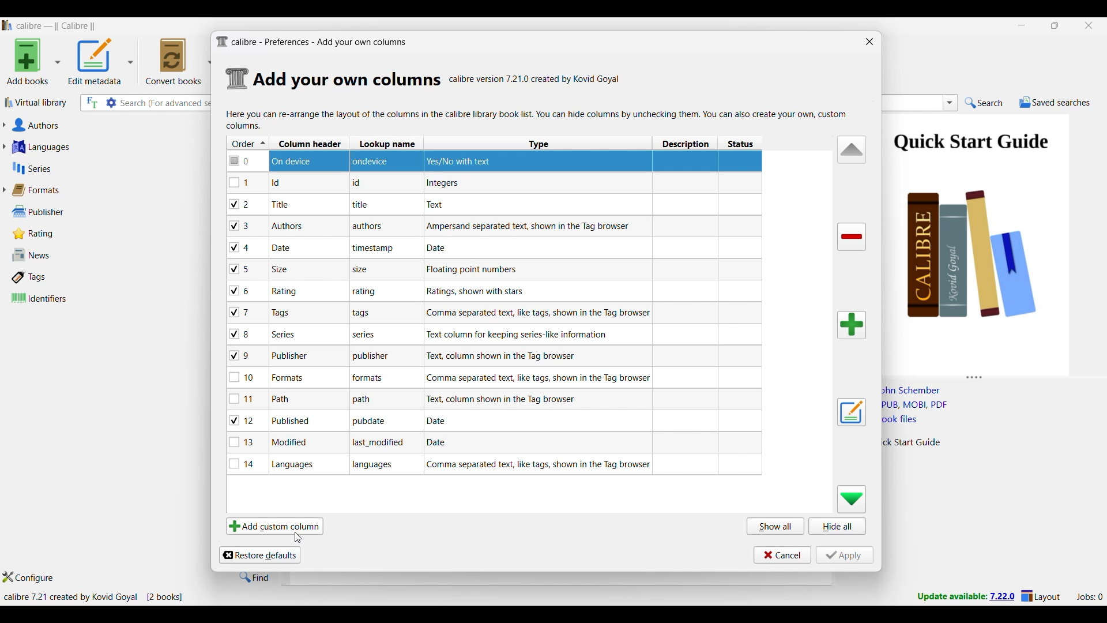  I want to click on Device, so click(300, 162).